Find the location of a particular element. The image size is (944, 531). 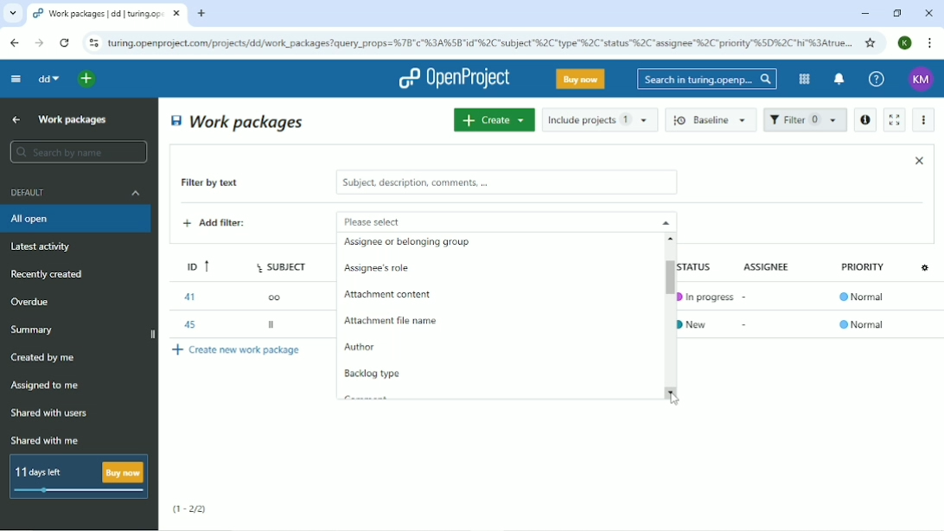

Search by name is located at coordinates (78, 152).